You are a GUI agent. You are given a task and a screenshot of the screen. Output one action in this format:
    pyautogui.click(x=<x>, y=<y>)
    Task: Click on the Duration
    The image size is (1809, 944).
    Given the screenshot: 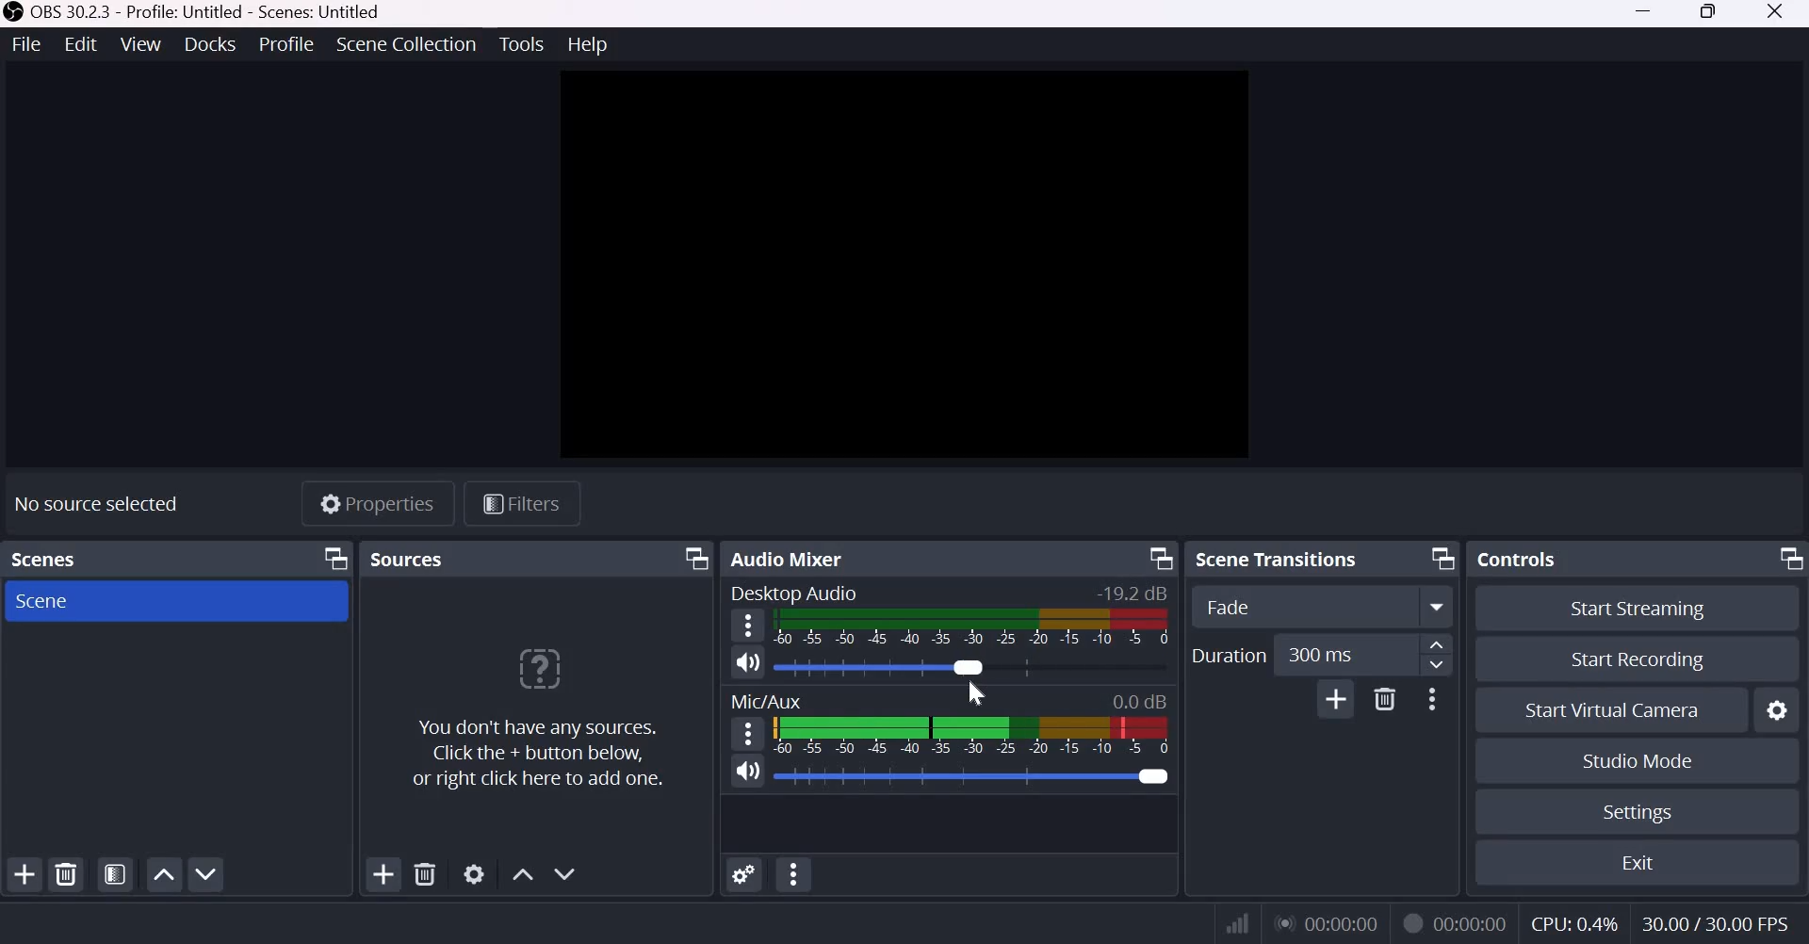 What is the action you would take?
    pyautogui.click(x=1228, y=656)
    